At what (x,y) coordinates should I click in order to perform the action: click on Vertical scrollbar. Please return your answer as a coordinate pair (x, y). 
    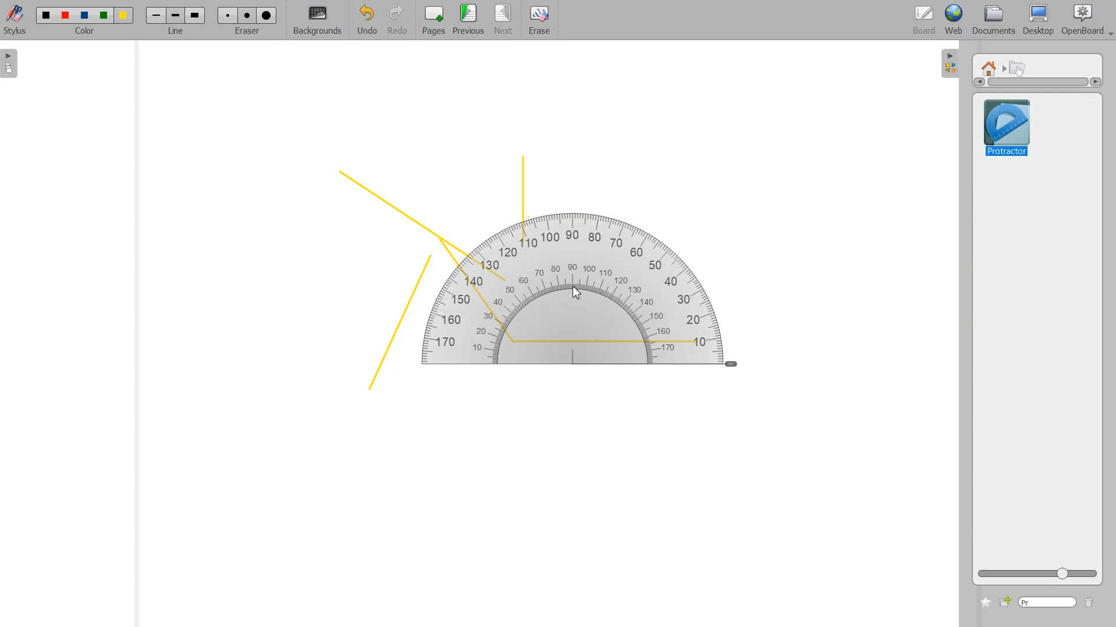
    Looking at the image, I should click on (1037, 82).